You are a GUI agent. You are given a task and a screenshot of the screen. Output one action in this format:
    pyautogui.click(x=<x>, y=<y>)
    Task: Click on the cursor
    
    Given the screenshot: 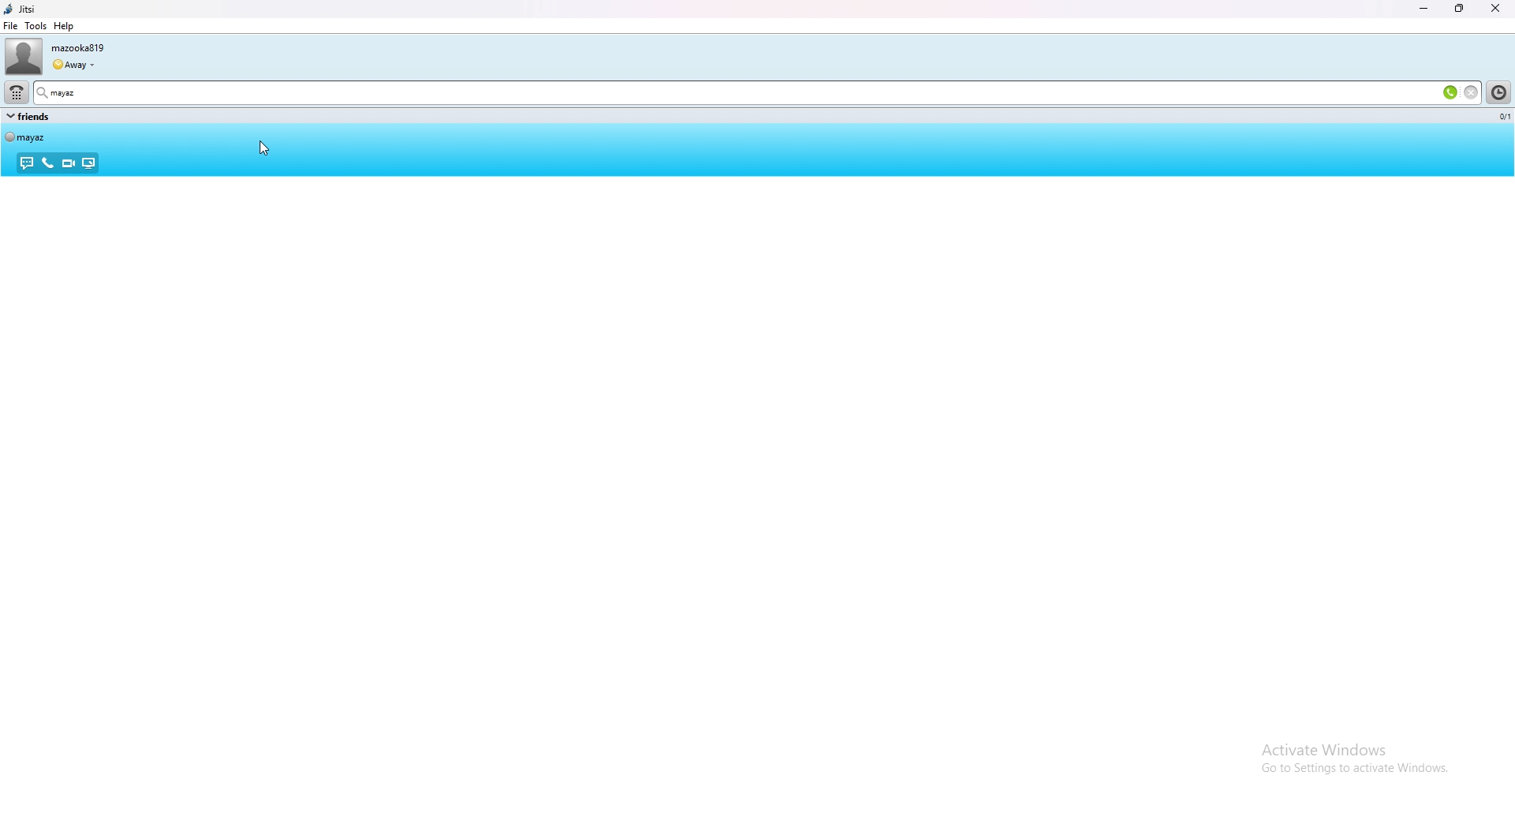 What is the action you would take?
    pyautogui.click(x=262, y=148)
    